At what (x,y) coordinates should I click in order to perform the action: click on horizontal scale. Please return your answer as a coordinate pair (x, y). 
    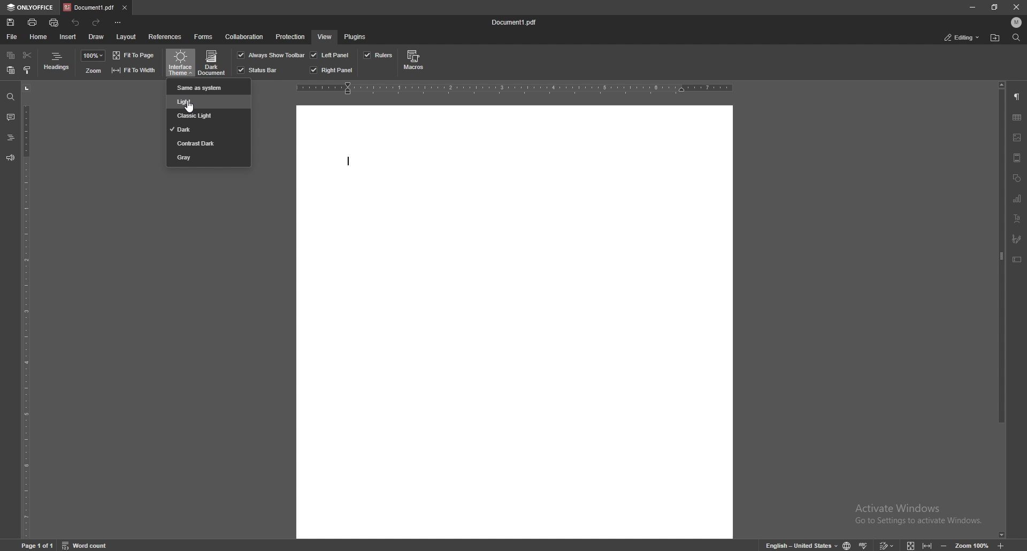
    Looking at the image, I should click on (513, 89).